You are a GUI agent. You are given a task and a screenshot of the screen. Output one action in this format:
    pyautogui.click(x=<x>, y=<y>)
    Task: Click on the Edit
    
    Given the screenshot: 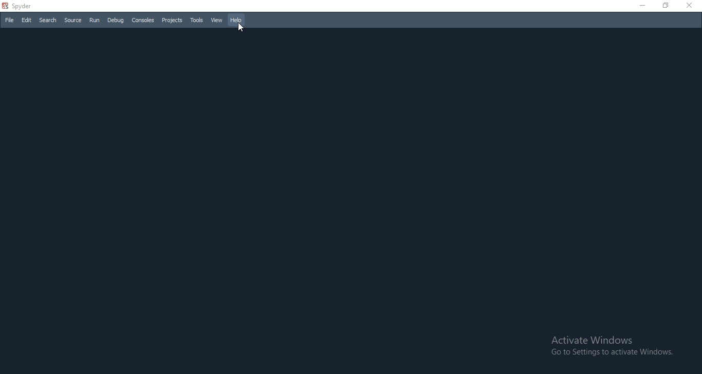 What is the action you would take?
    pyautogui.click(x=26, y=21)
    